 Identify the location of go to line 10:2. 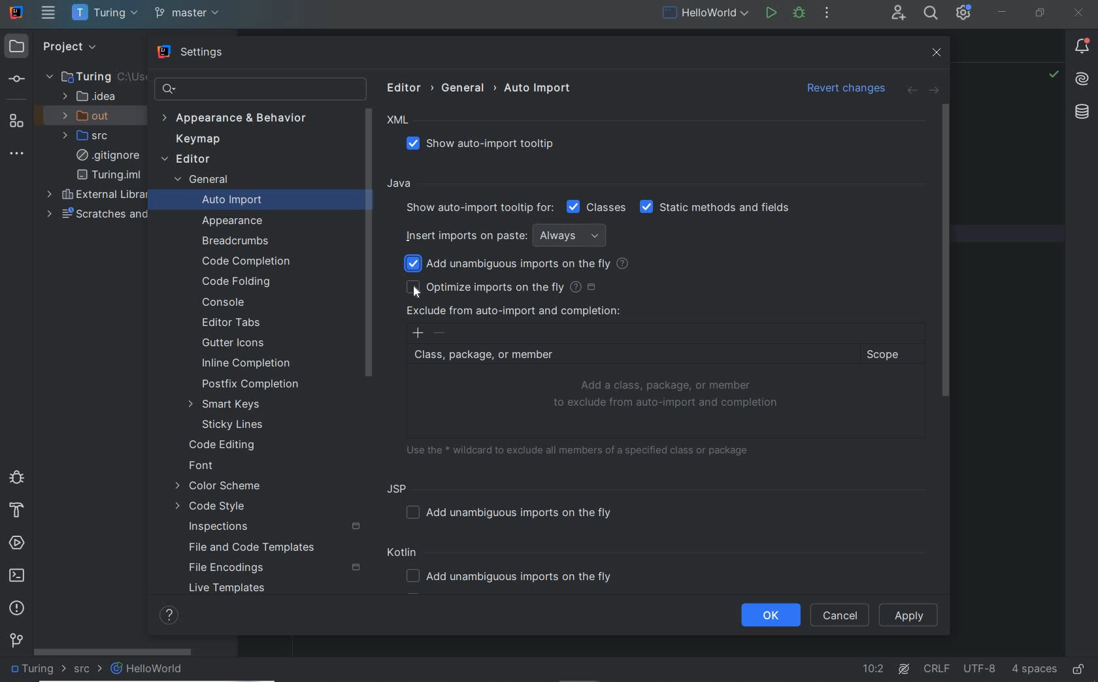
(873, 669).